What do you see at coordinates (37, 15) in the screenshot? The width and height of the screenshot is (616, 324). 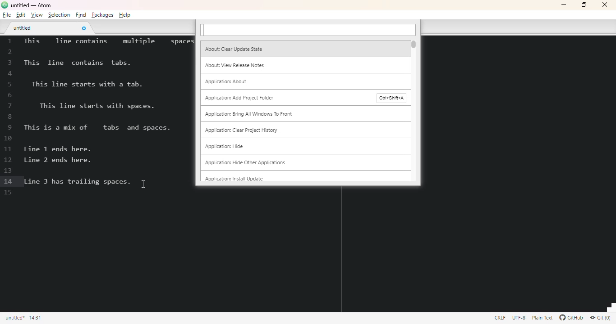 I see `view` at bounding box center [37, 15].